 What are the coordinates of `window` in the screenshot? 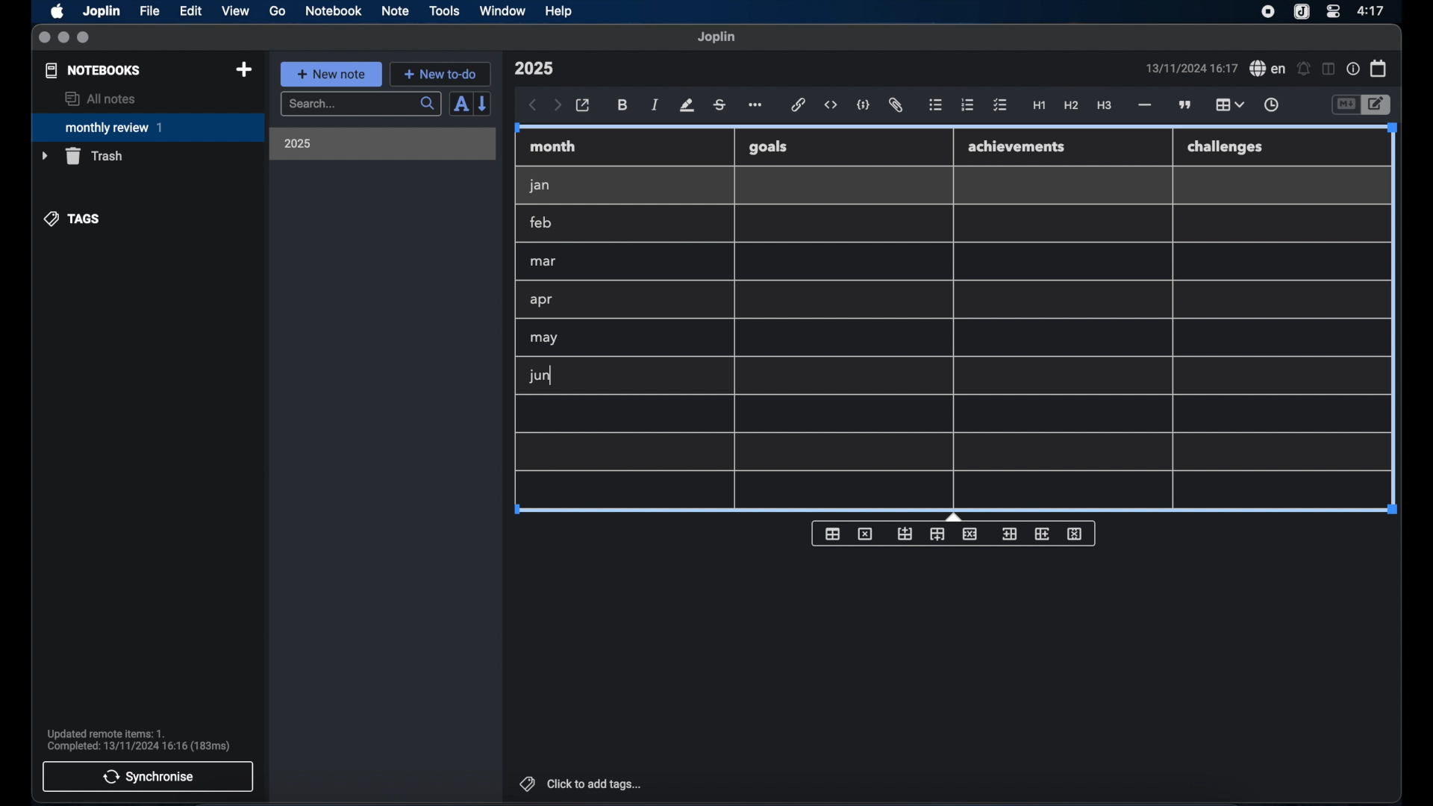 It's located at (503, 10).